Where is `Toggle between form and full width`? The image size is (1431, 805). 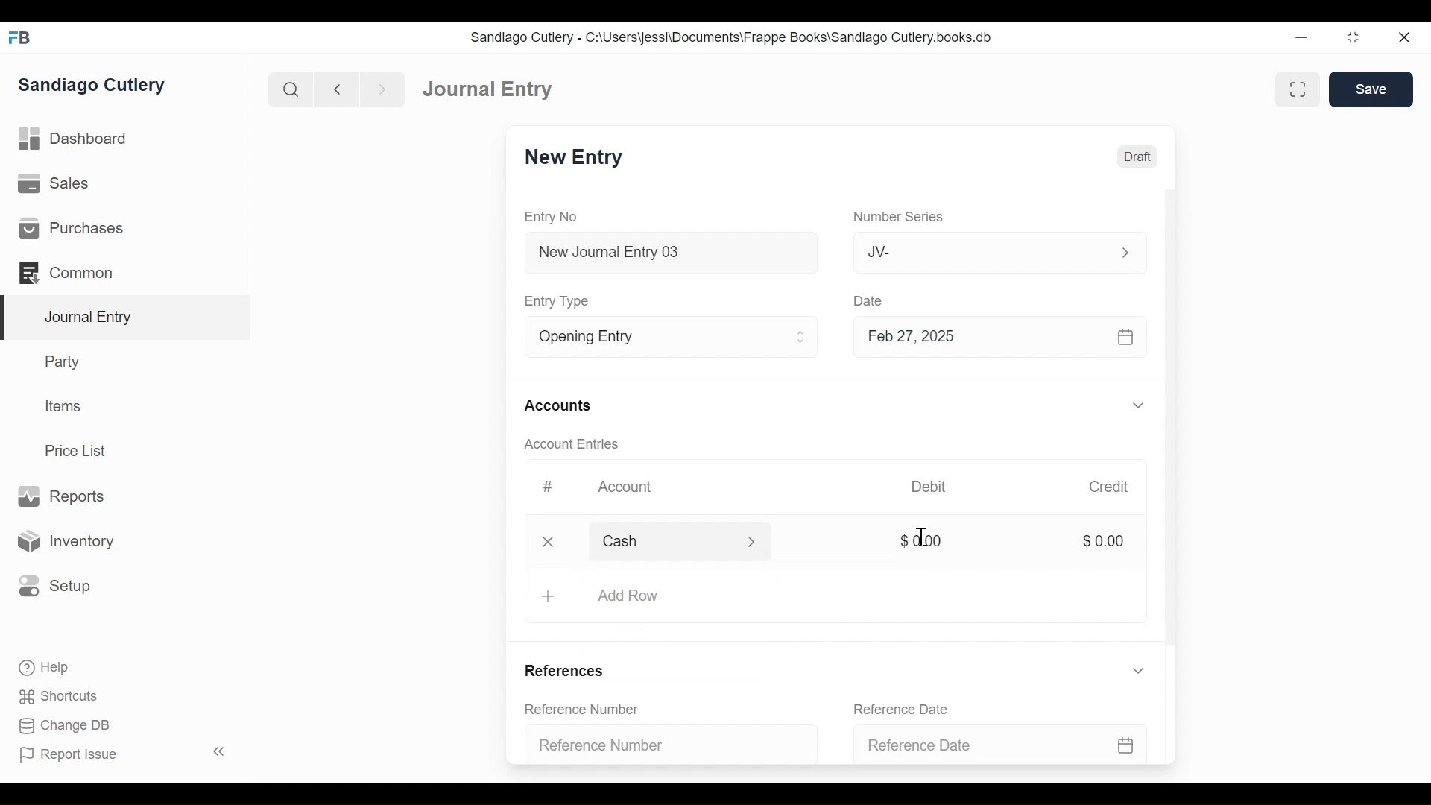
Toggle between form and full width is located at coordinates (1298, 89).